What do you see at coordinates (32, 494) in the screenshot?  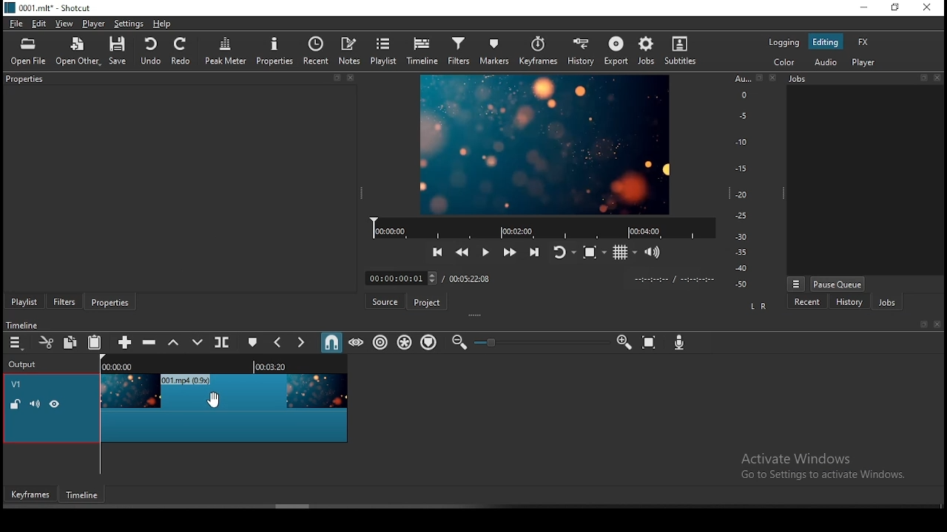 I see `keyframes` at bounding box center [32, 494].